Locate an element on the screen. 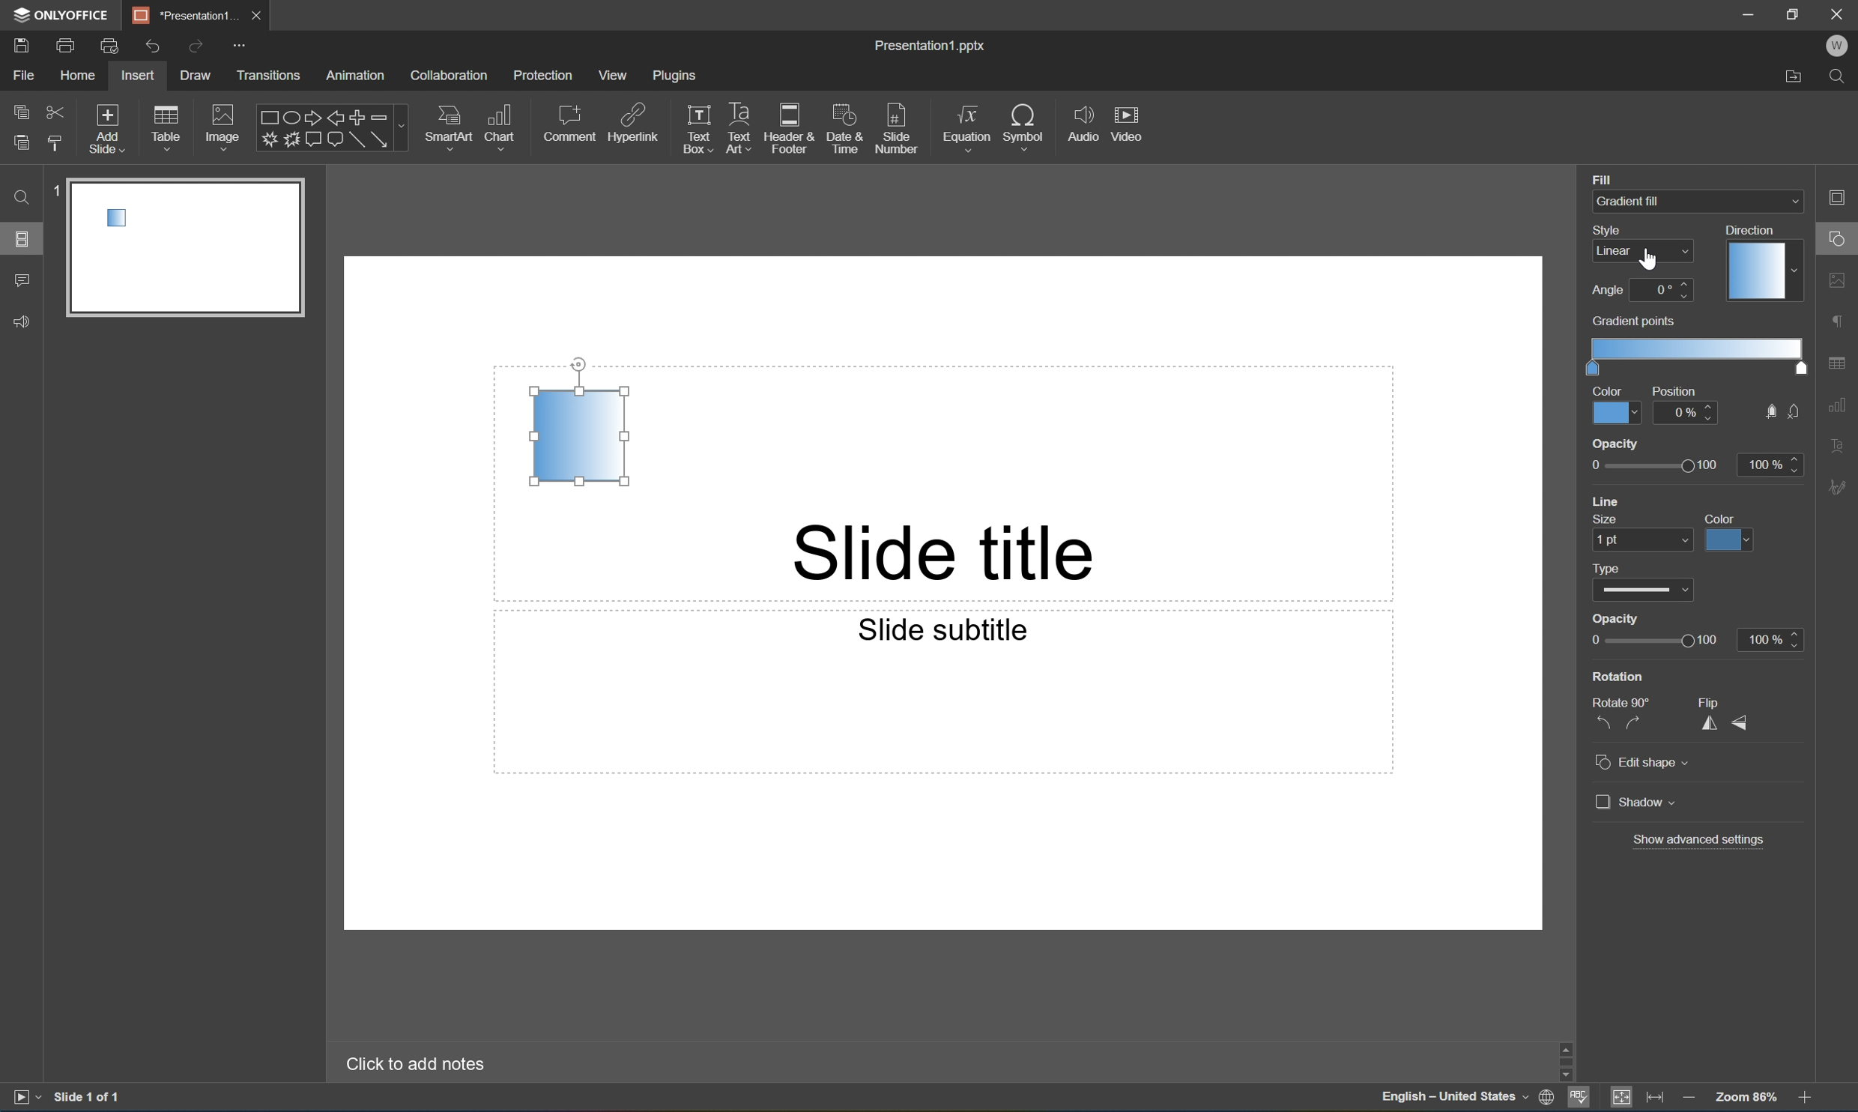  Fit to width is located at coordinates (1657, 1096).